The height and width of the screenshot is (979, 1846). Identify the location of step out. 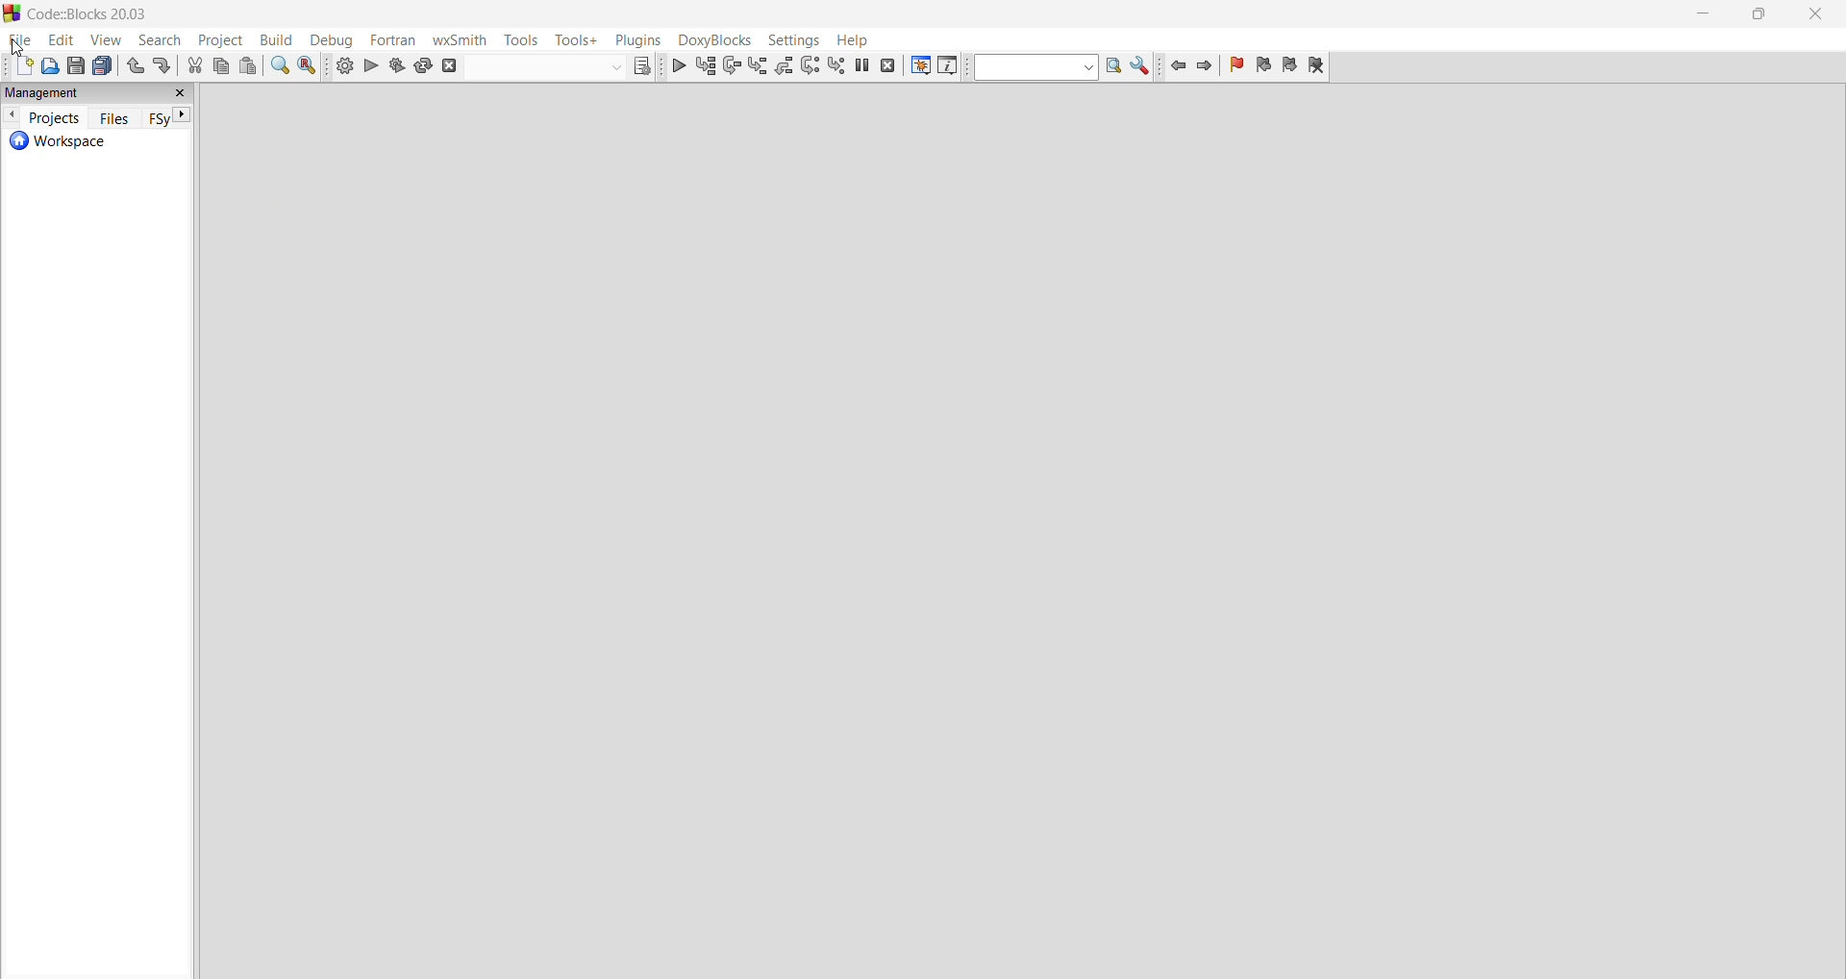
(786, 67).